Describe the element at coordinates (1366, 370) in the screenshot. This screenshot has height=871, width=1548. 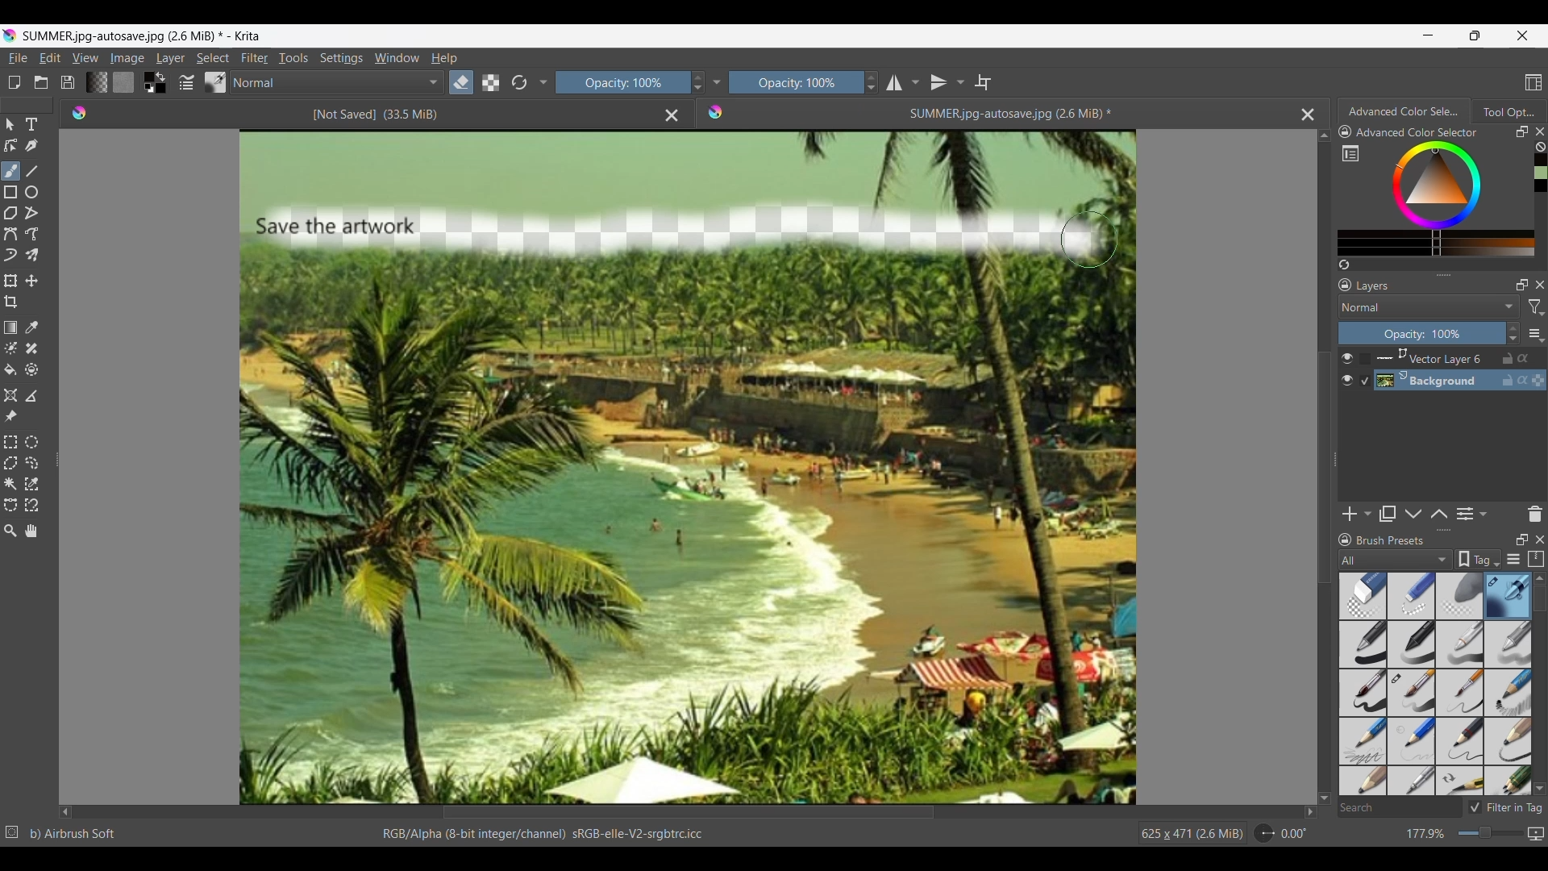
I see `Indicates respective background is selected` at that location.